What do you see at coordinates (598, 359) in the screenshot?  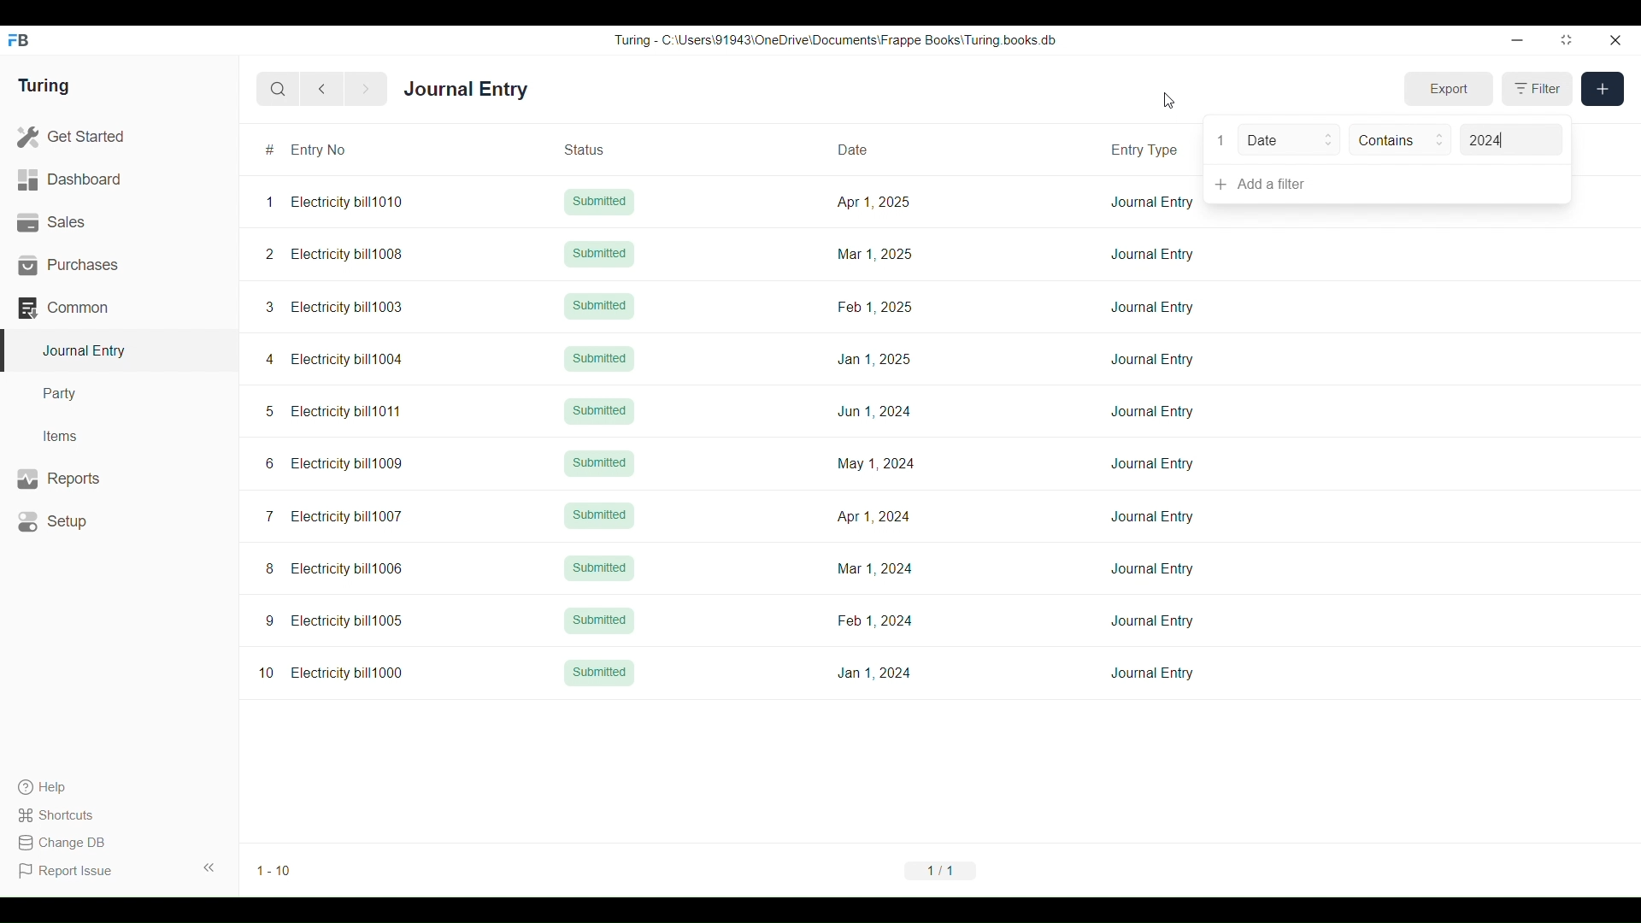 I see `Submitted` at bounding box center [598, 359].